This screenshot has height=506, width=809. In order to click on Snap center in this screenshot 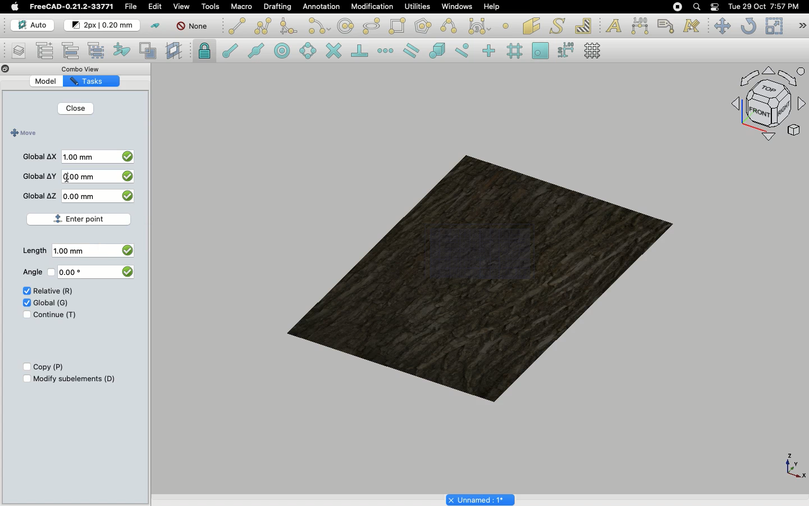, I will do `click(285, 50)`.